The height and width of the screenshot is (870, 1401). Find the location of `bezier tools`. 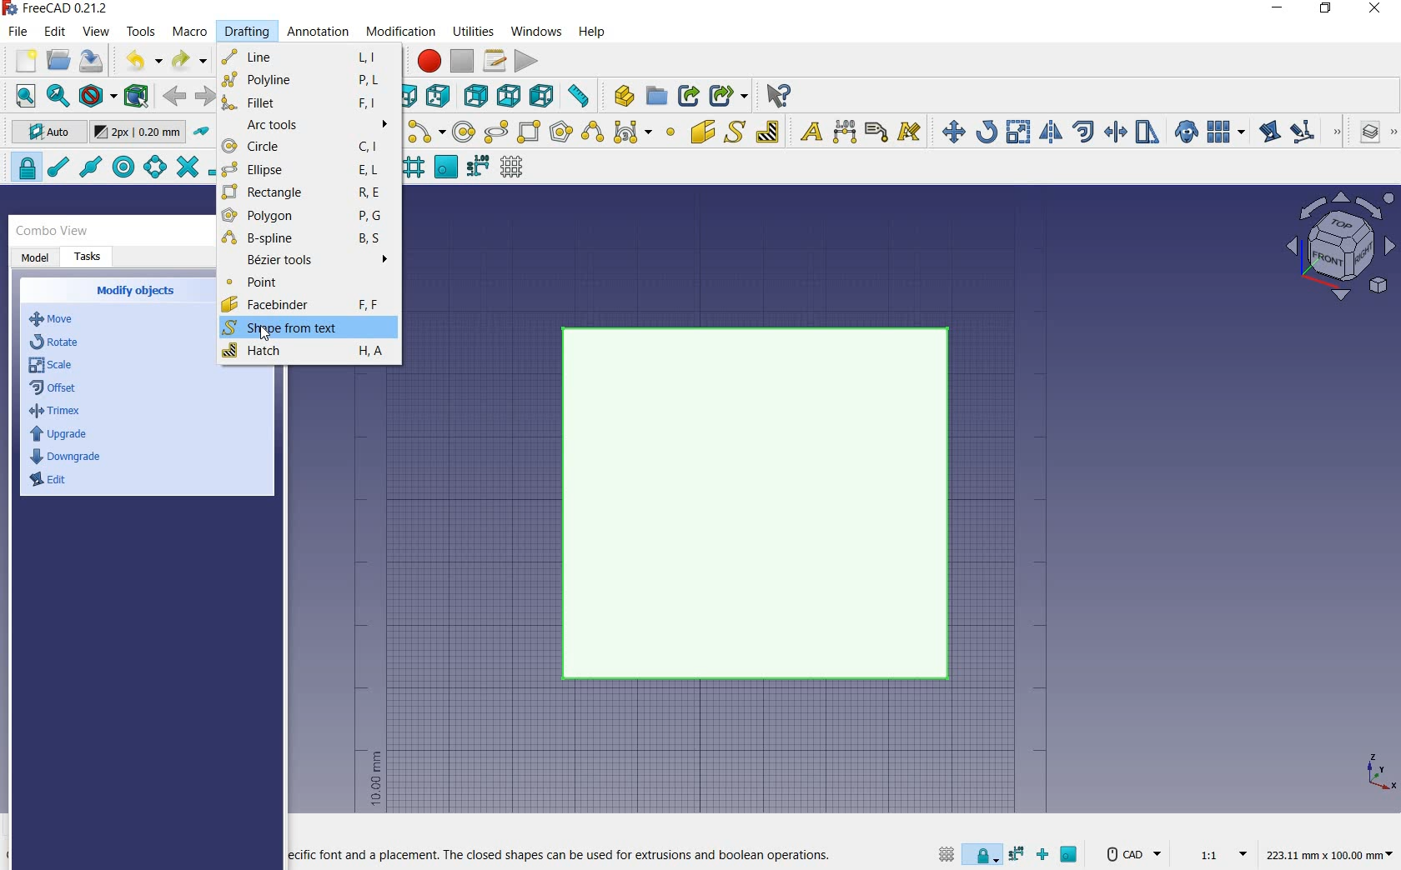

bezier tools is located at coordinates (307, 262).